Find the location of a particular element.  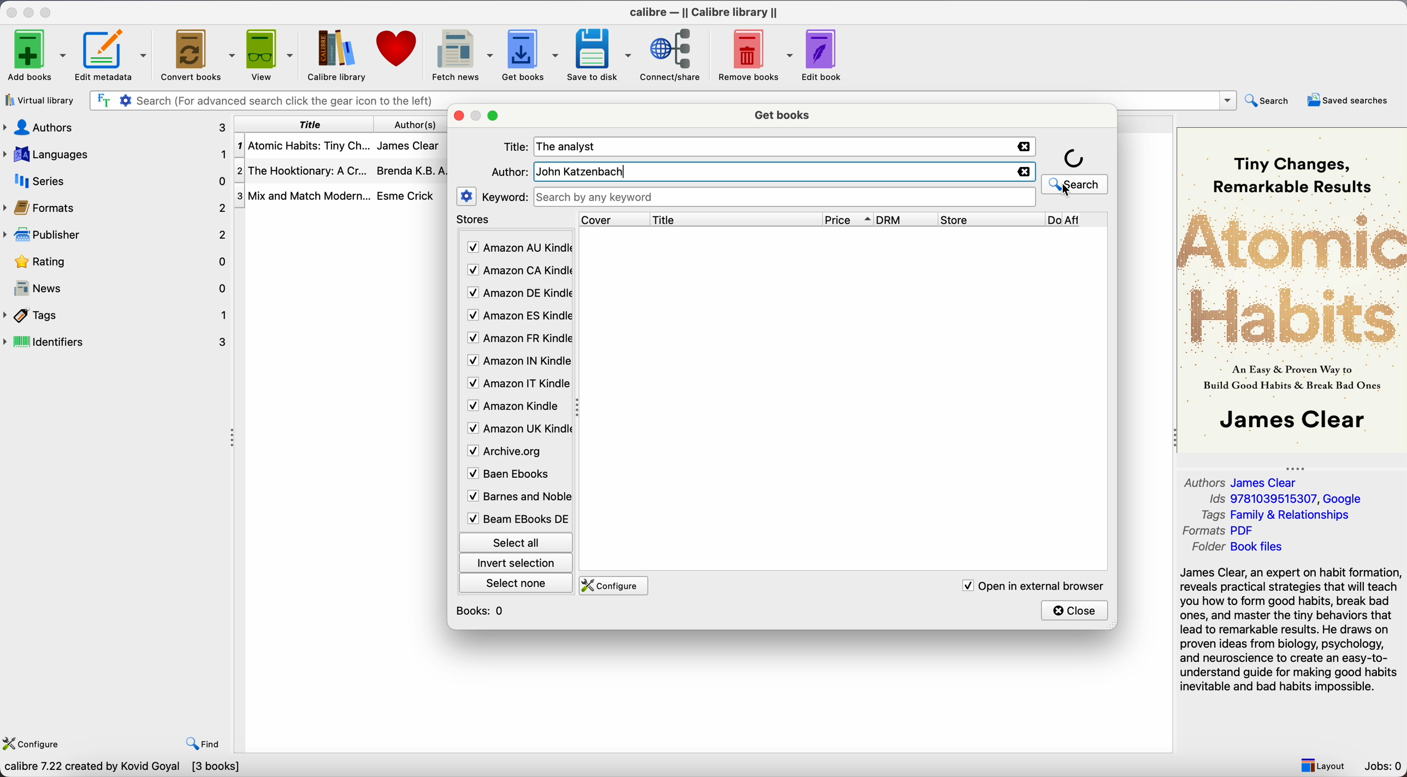

Amazon AU Kindle is located at coordinates (518, 248).